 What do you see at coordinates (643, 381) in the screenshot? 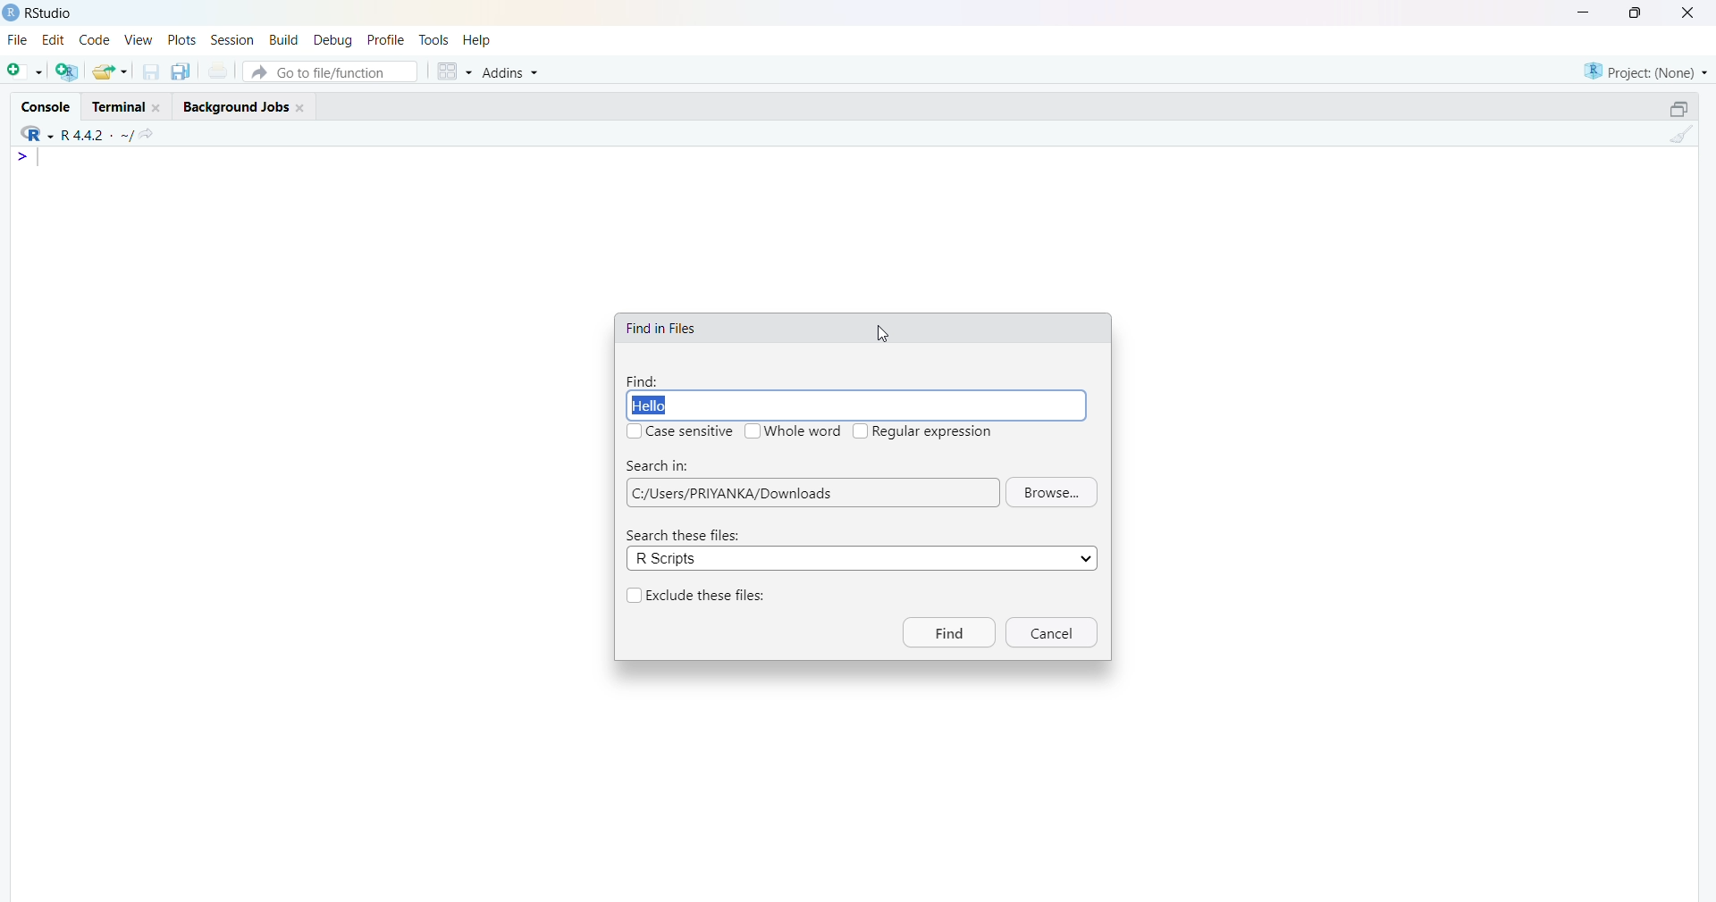
I see `Find:` at bounding box center [643, 381].